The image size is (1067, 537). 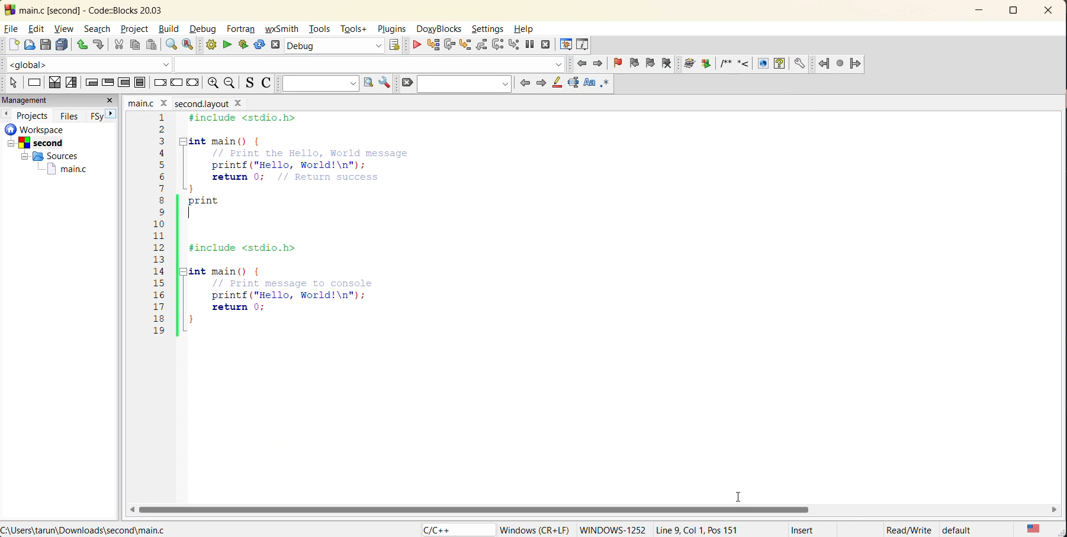 I want to click on view, so click(x=67, y=29).